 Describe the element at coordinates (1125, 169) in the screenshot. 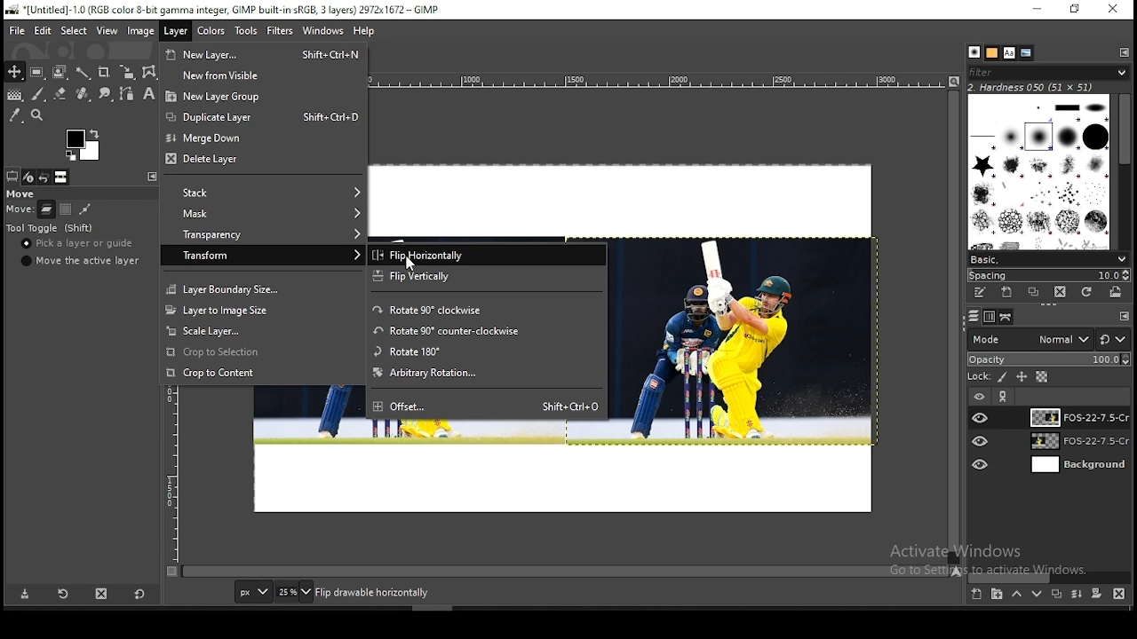

I see `Scroll bar` at that location.